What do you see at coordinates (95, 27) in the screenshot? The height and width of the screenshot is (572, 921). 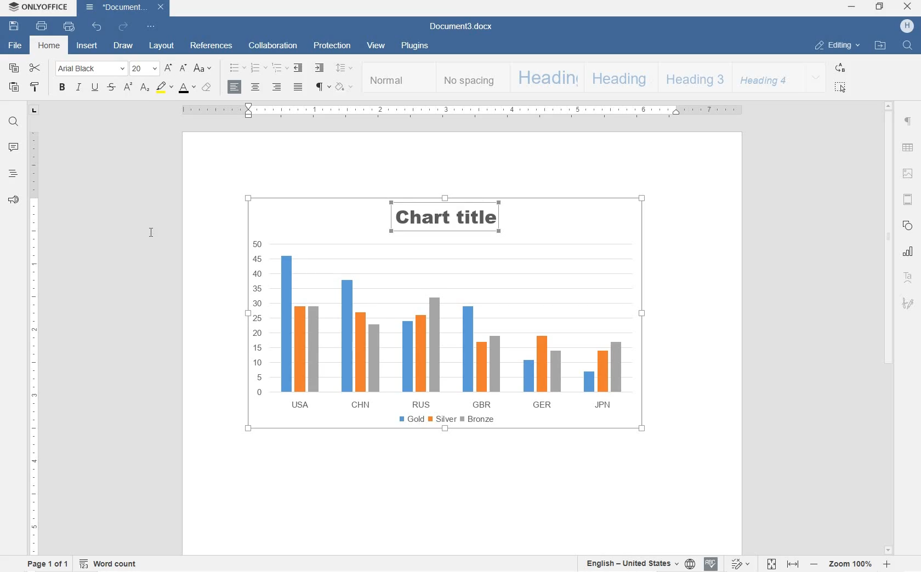 I see `UNDO` at bounding box center [95, 27].